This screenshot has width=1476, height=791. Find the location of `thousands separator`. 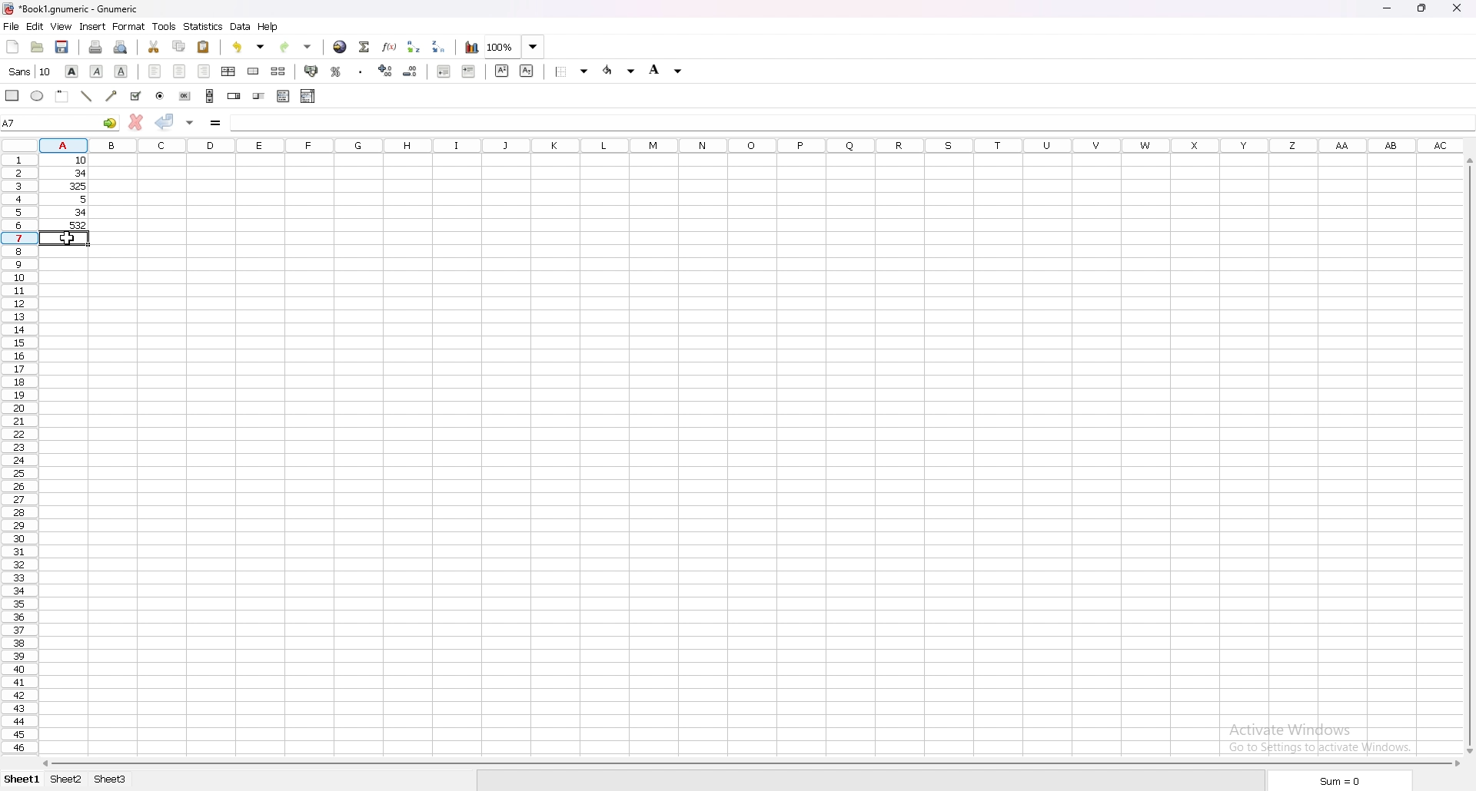

thousands separator is located at coordinates (360, 72).